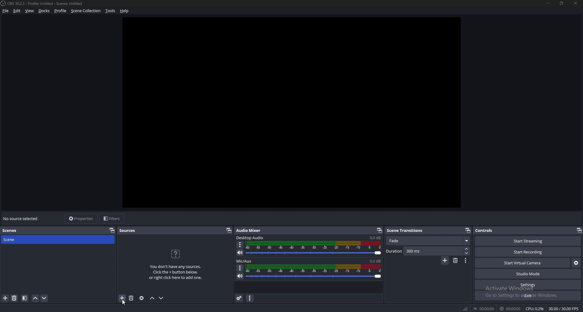  I want to click on pop out, so click(579, 231).